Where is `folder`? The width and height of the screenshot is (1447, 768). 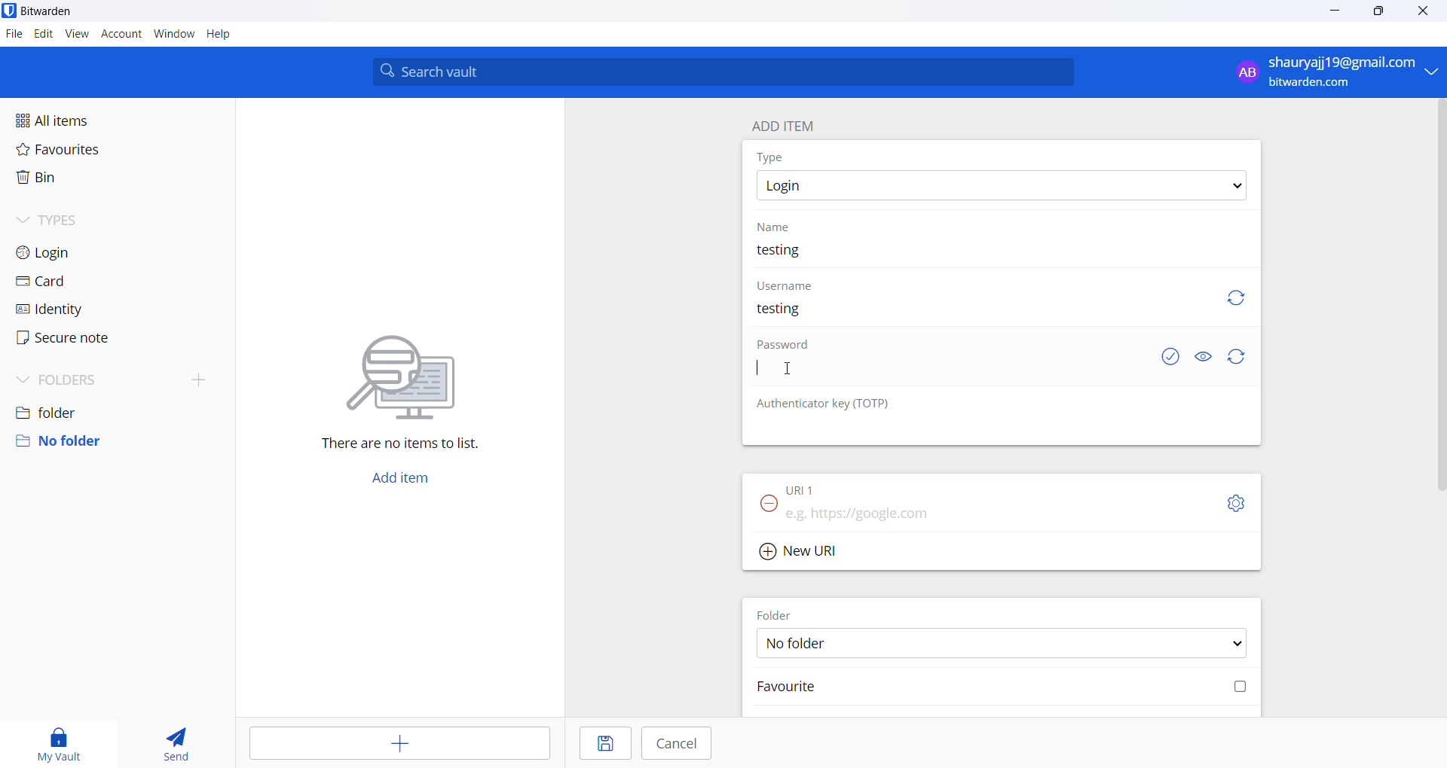
folder is located at coordinates (114, 409).